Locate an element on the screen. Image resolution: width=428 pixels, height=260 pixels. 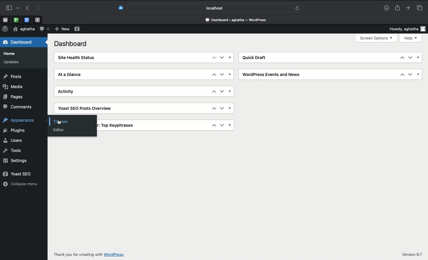
Show is located at coordinates (418, 75).